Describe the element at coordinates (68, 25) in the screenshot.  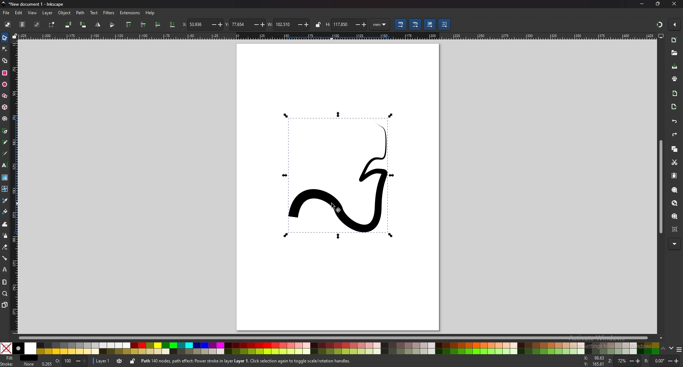
I see `rotate 90 degree ccw` at that location.